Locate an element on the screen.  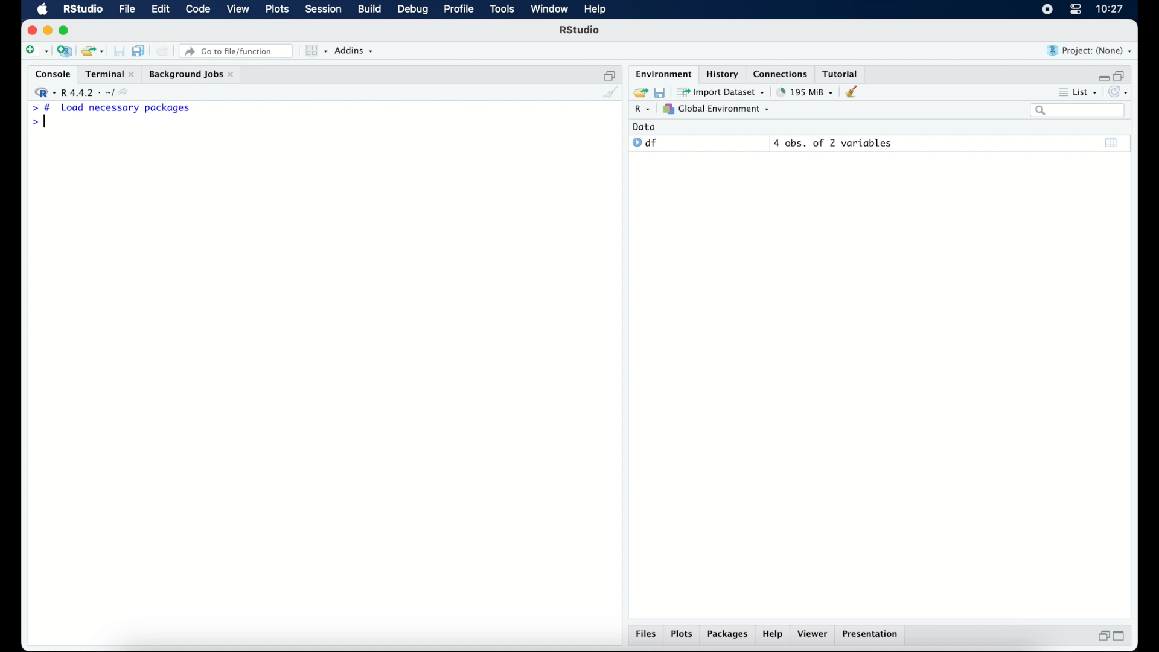
viewer is located at coordinates (815, 635).